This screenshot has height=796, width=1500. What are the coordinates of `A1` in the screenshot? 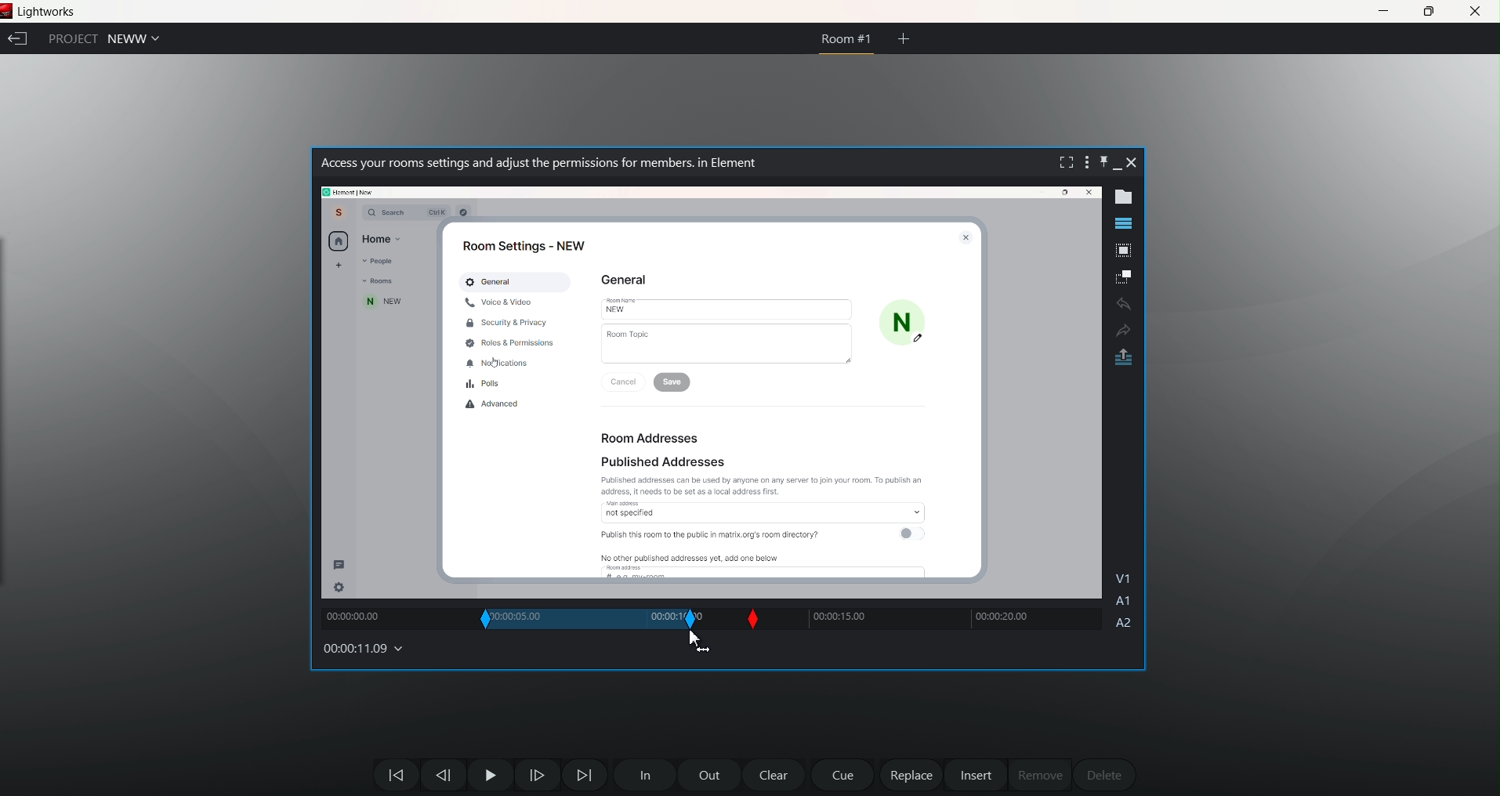 It's located at (1122, 602).